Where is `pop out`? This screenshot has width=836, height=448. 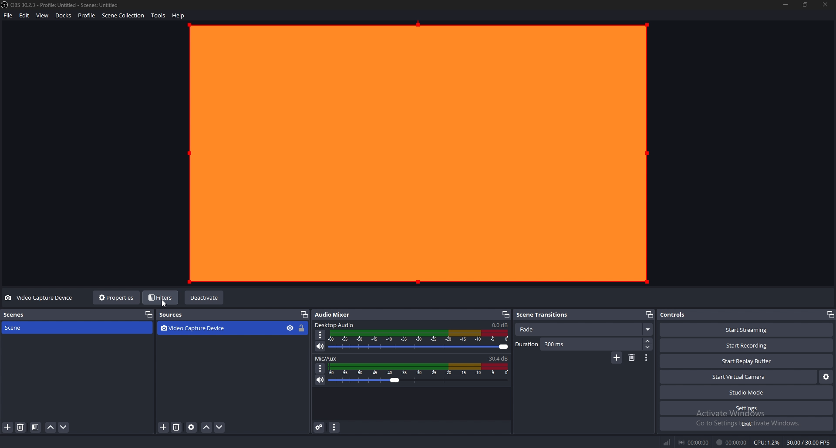 pop out is located at coordinates (506, 314).